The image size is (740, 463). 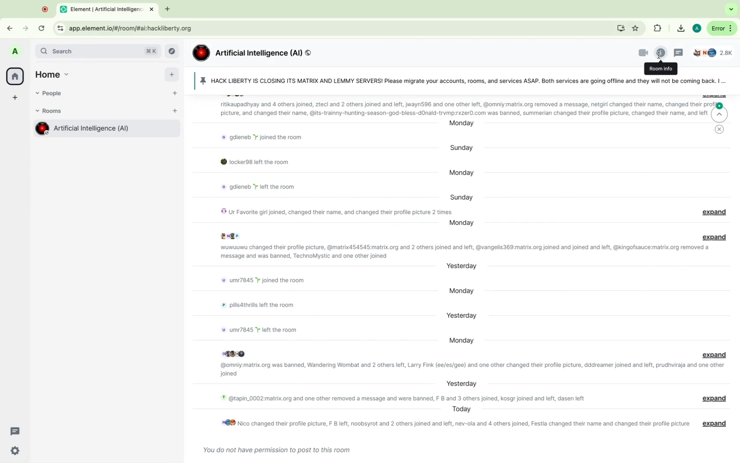 What do you see at coordinates (460, 314) in the screenshot?
I see `day` at bounding box center [460, 314].